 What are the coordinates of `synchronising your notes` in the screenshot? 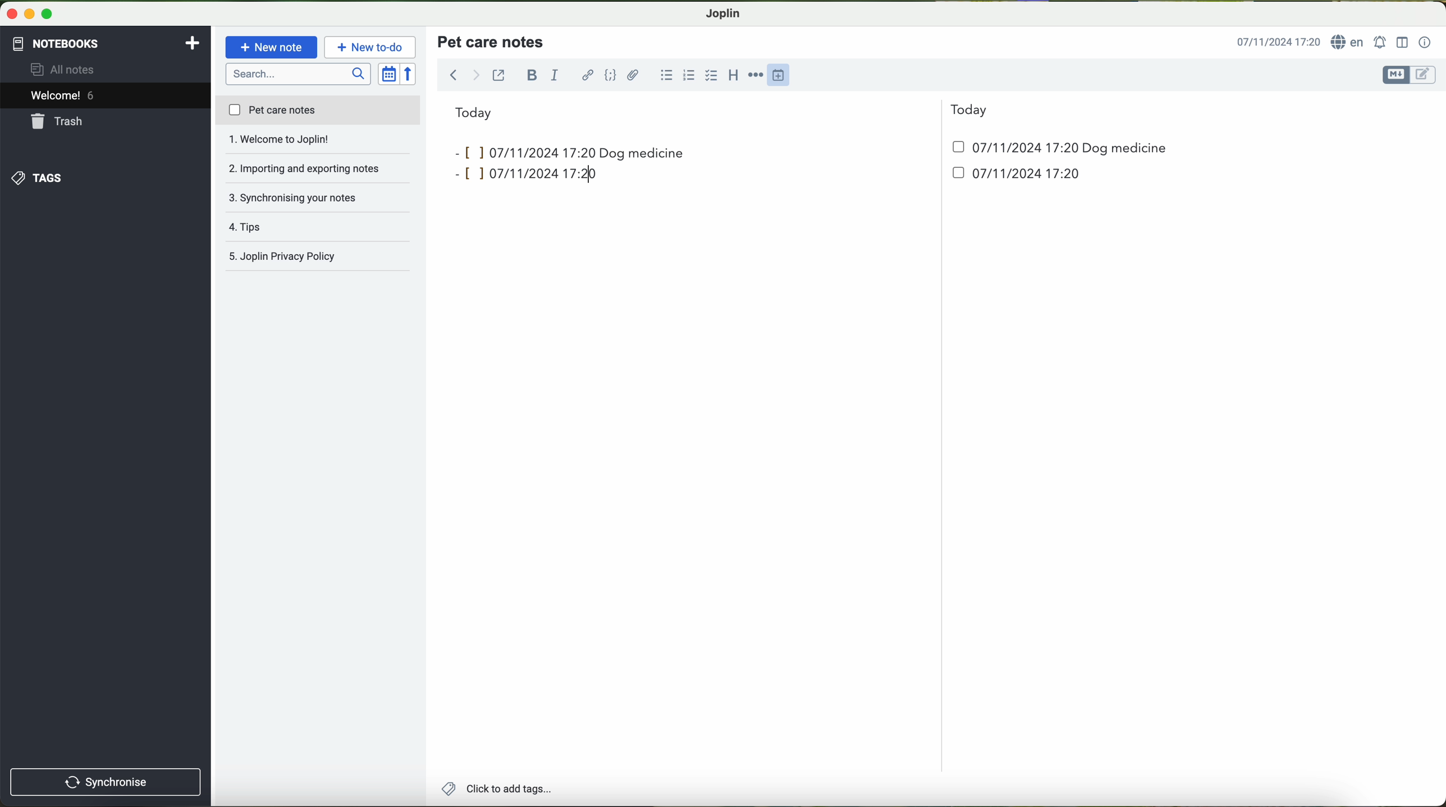 It's located at (319, 169).